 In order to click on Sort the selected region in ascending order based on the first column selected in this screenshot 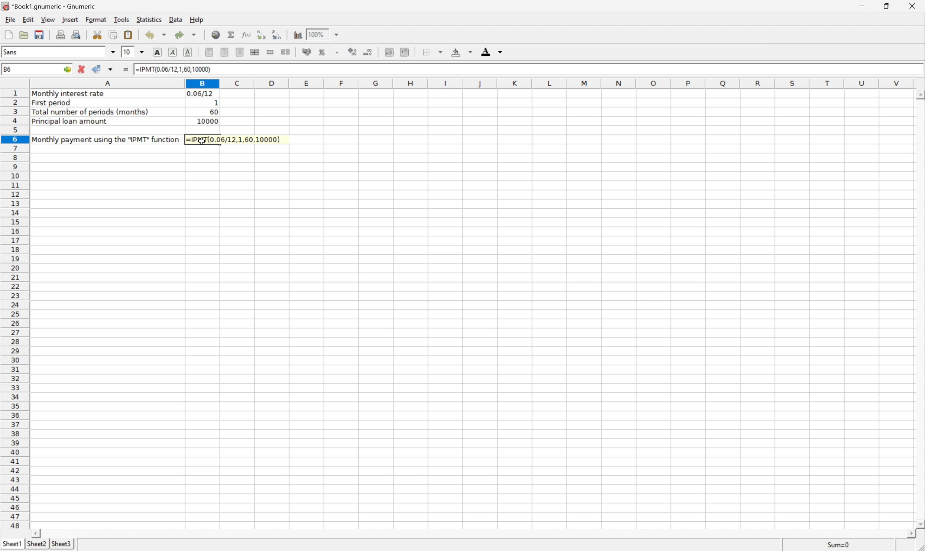, I will do `click(260, 35)`.